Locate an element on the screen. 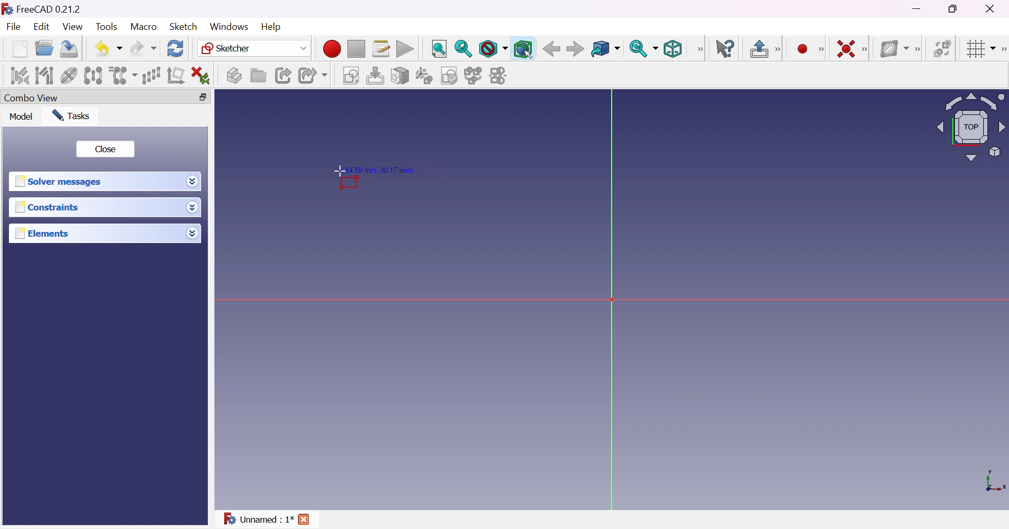 The height and width of the screenshot is (529, 1009). Edit is located at coordinates (42, 27).